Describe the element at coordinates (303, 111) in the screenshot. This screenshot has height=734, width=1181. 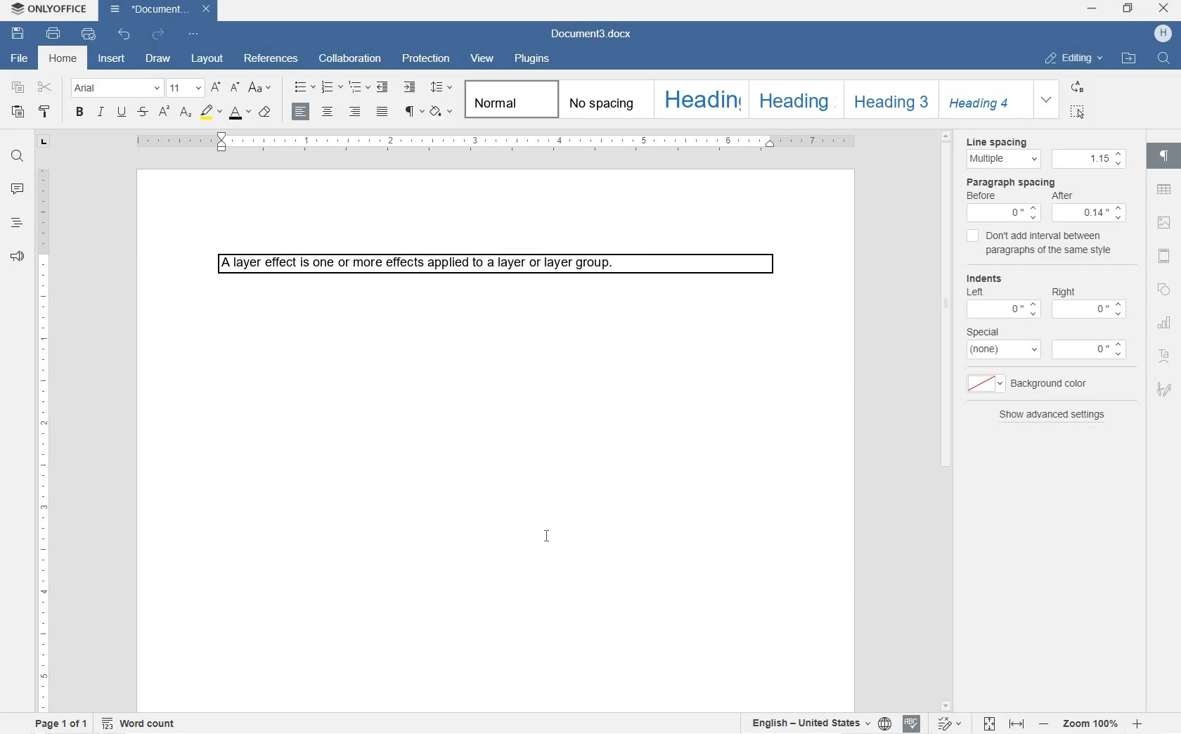
I see `ALIGN LEFT` at that location.